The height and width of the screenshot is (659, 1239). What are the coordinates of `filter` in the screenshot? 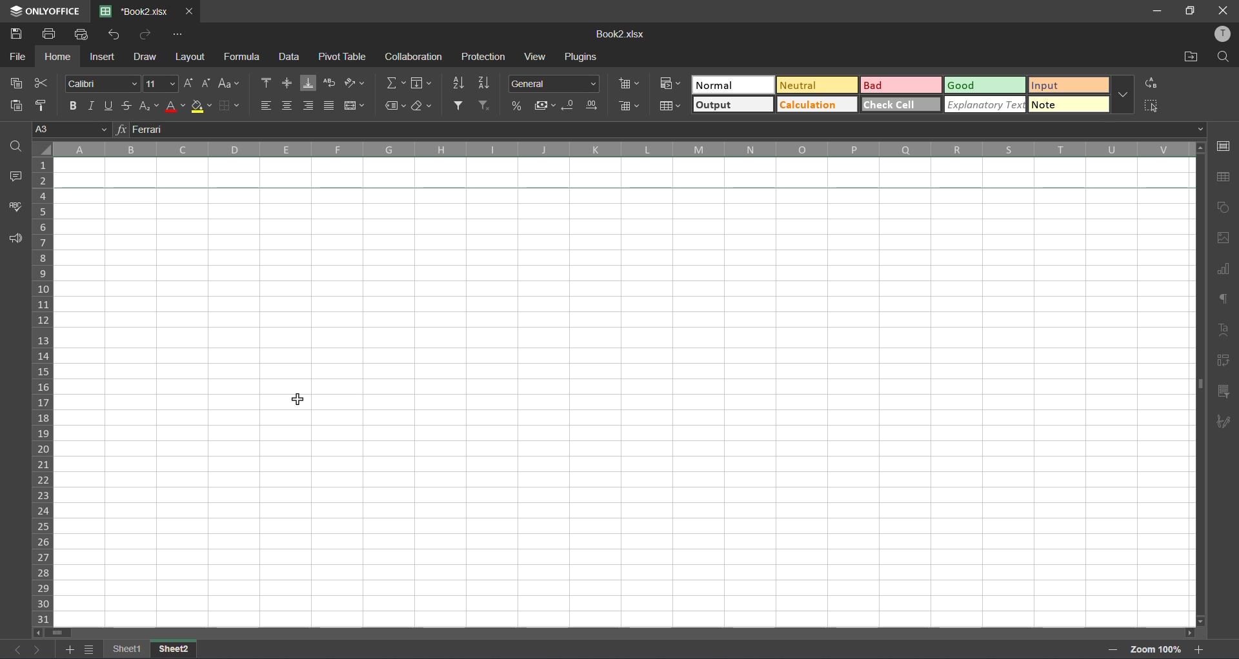 It's located at (460, 104).